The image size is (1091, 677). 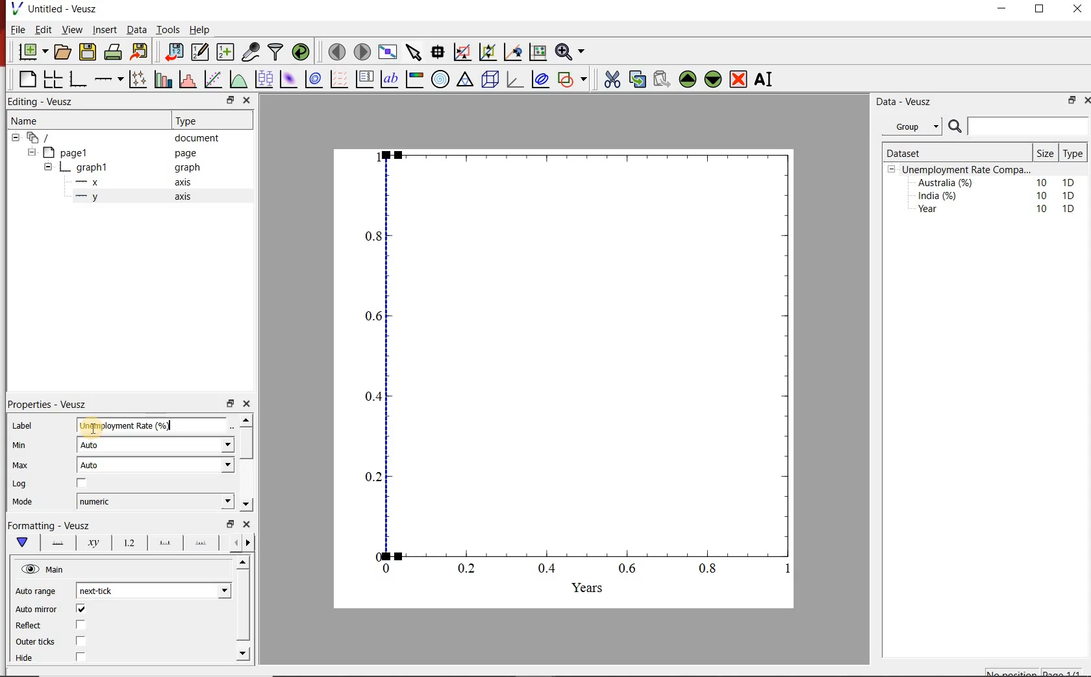 I want to click on checkbox, so click(x=82, y=625).